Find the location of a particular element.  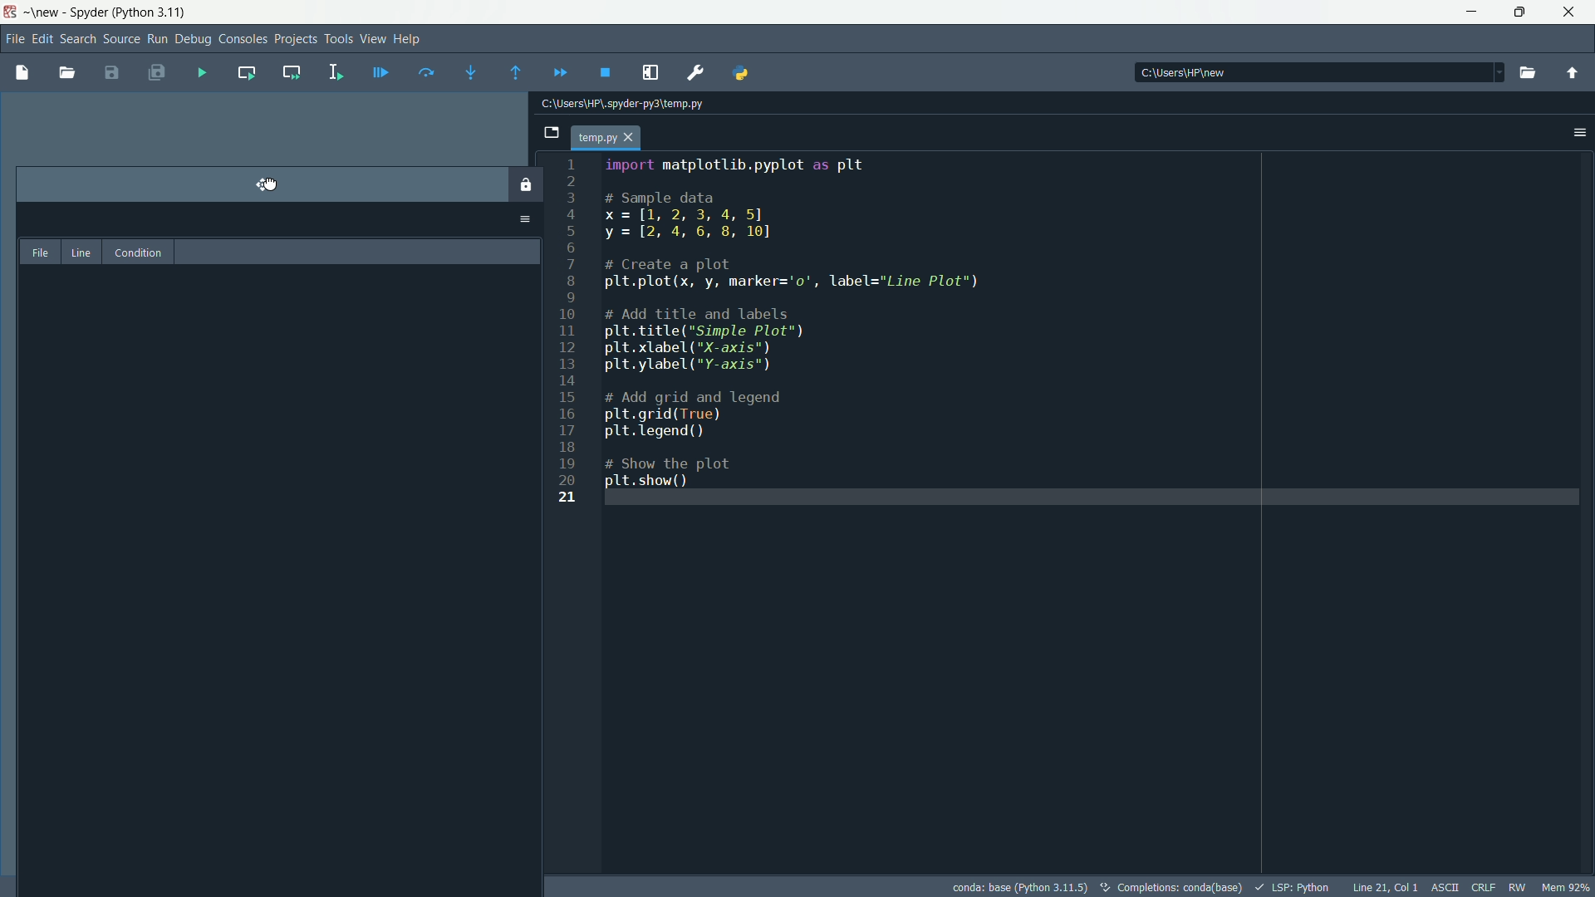

maximize app is located at coordinates (1572, 12).